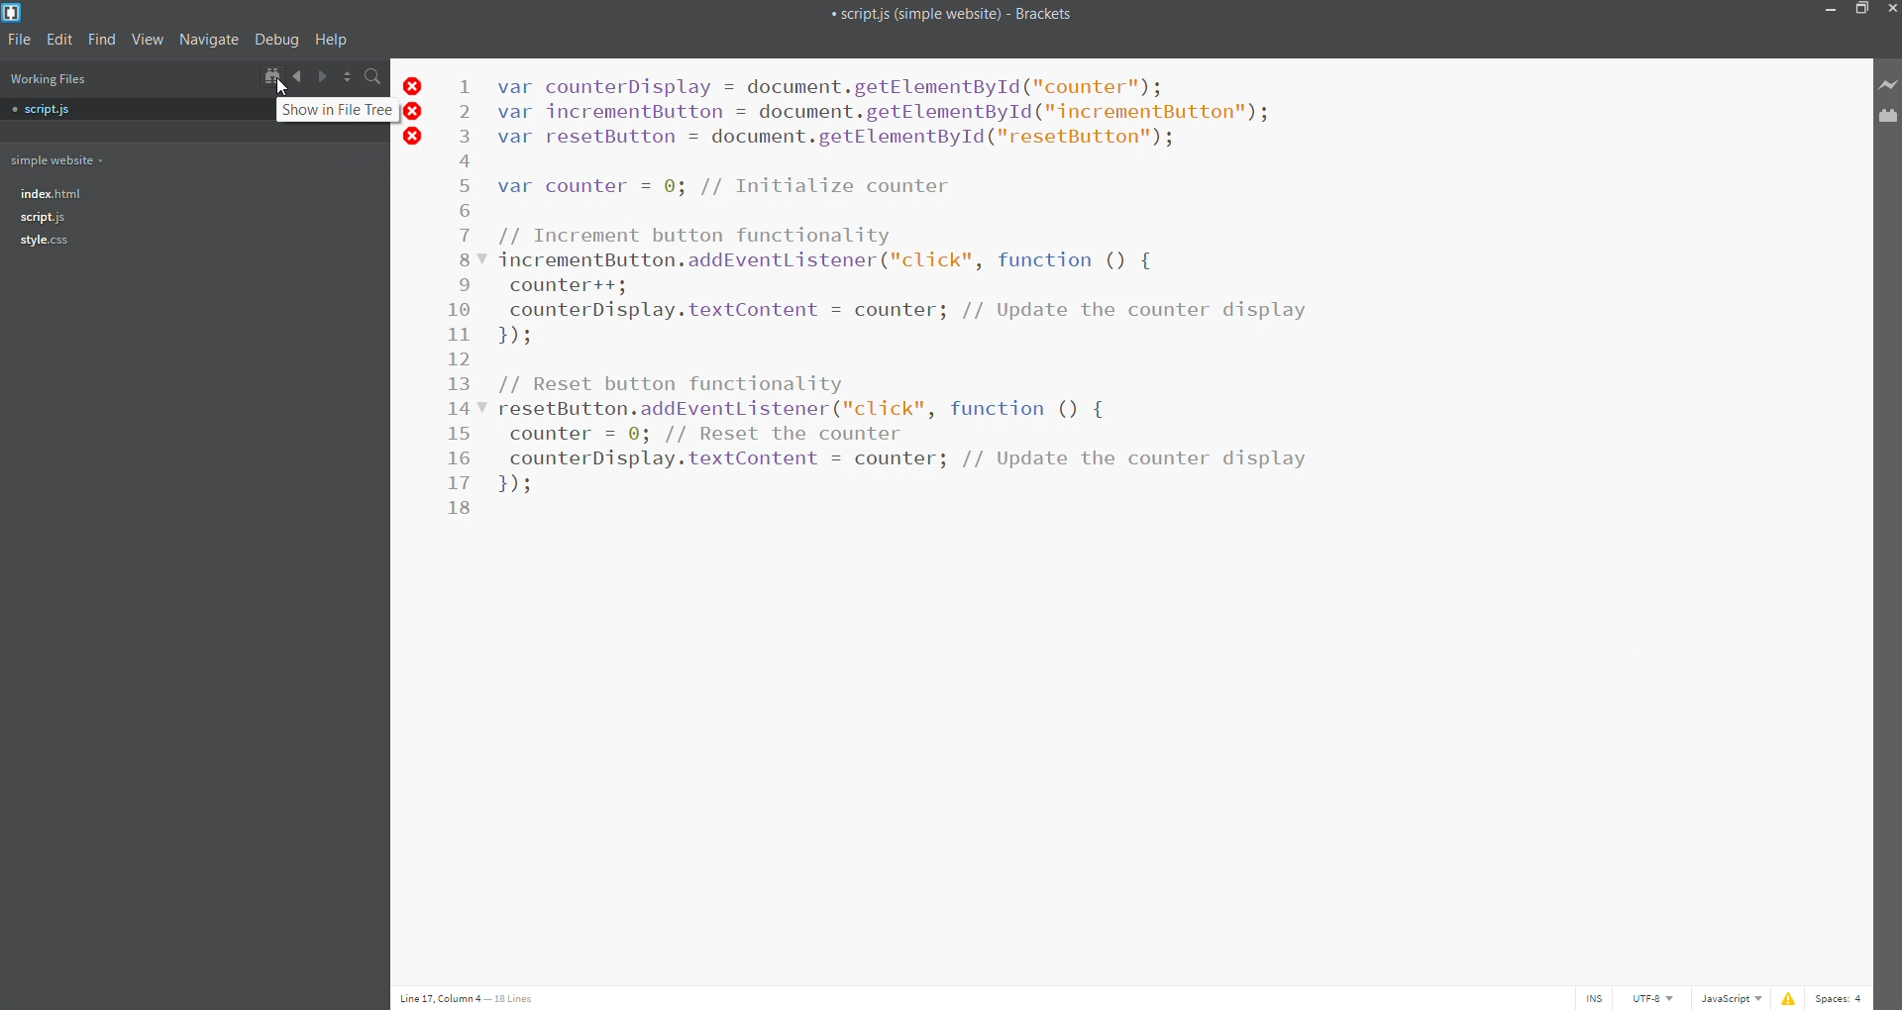 The image size is (1902, 1010). I want to click on script.js, so click(57, 108).